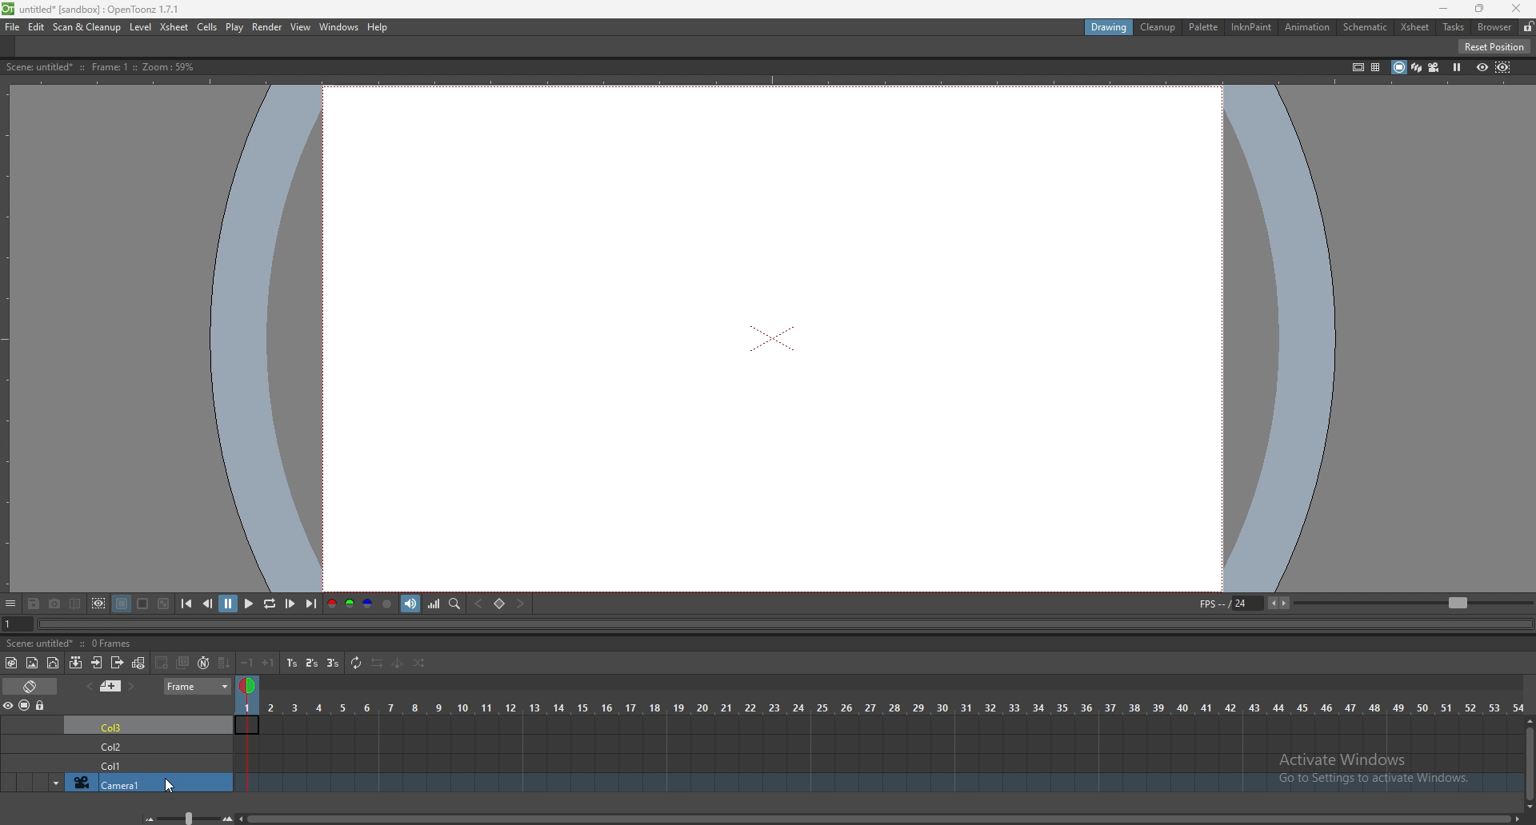 This screenshot has height=825, width=1536. Describe the element at coordinates (377, 664) in the screenshot. I see `reverse` at that location.